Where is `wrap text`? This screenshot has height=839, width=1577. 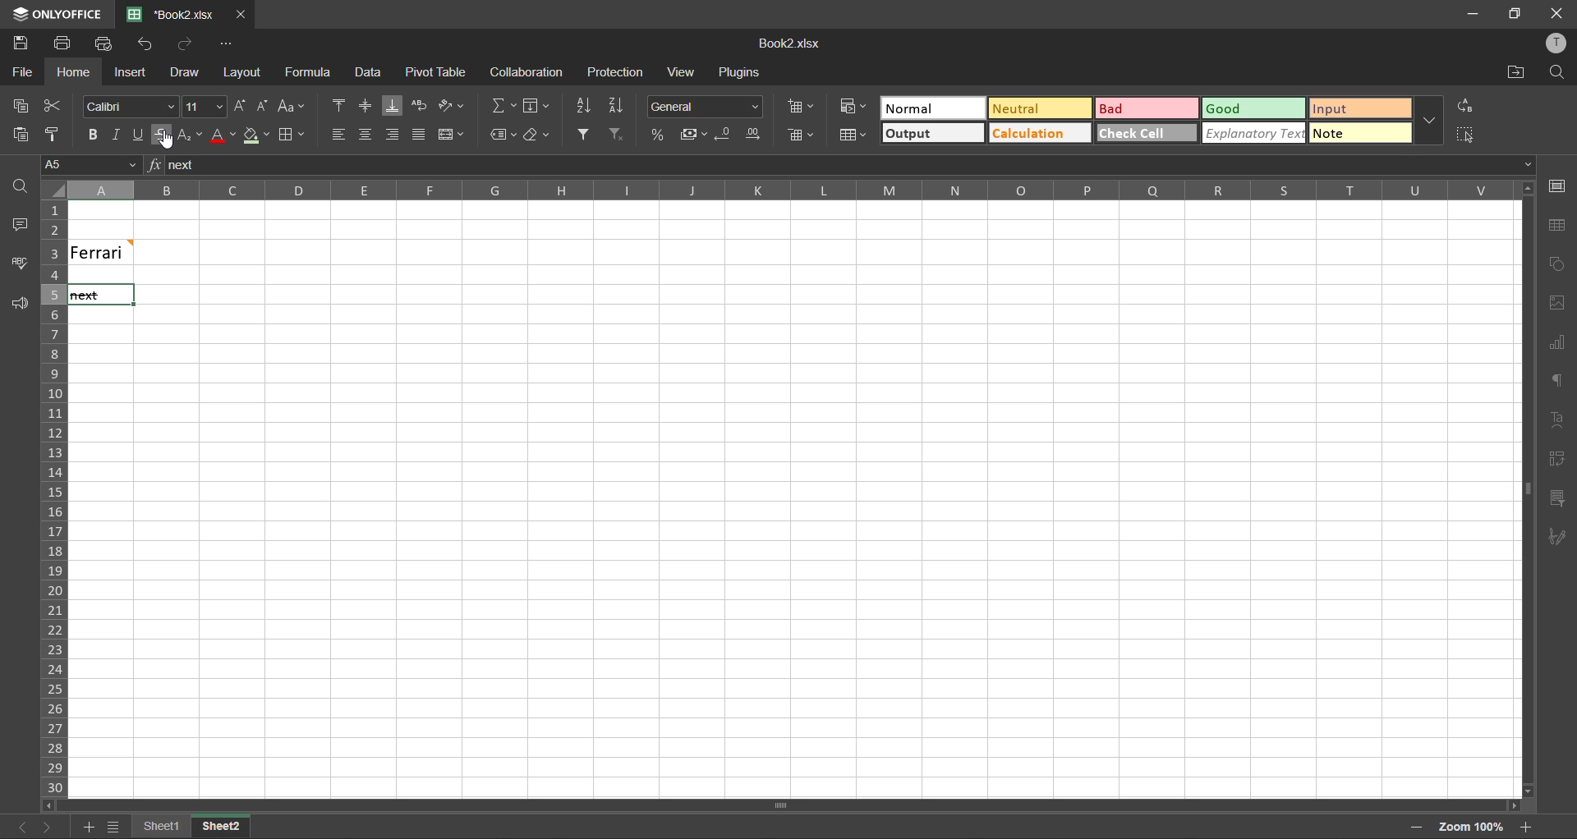 wrap text is located at coordinates (423, 107).